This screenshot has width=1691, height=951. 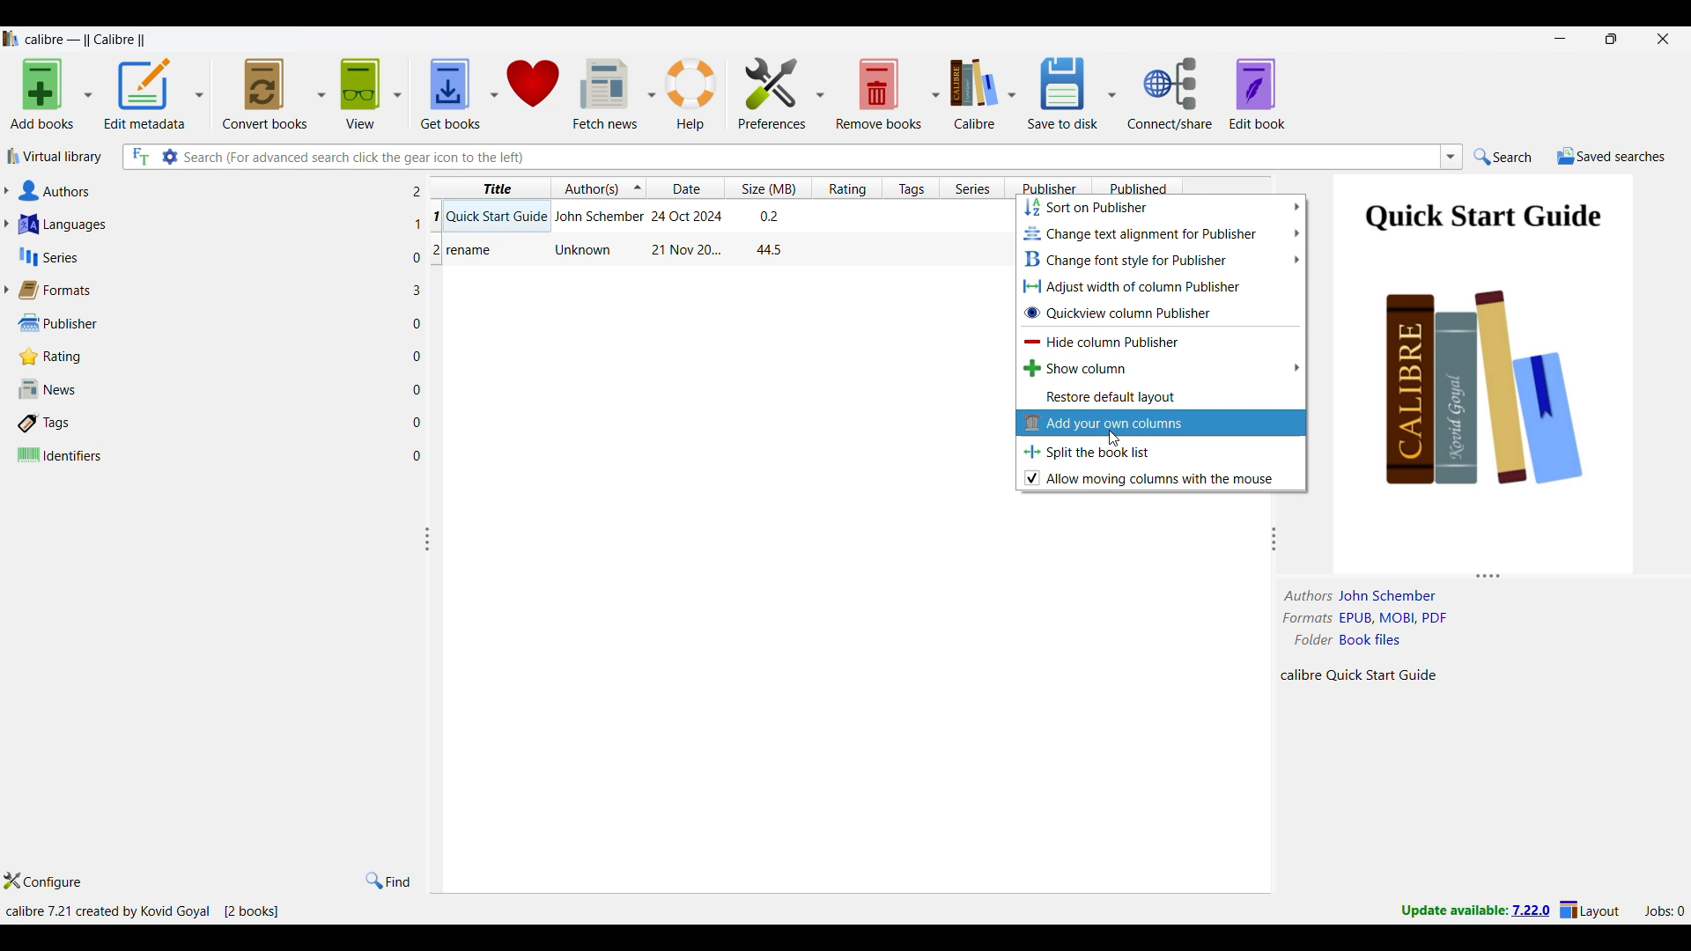 I want to click on Connect/share, so click(x=1170, y=93).